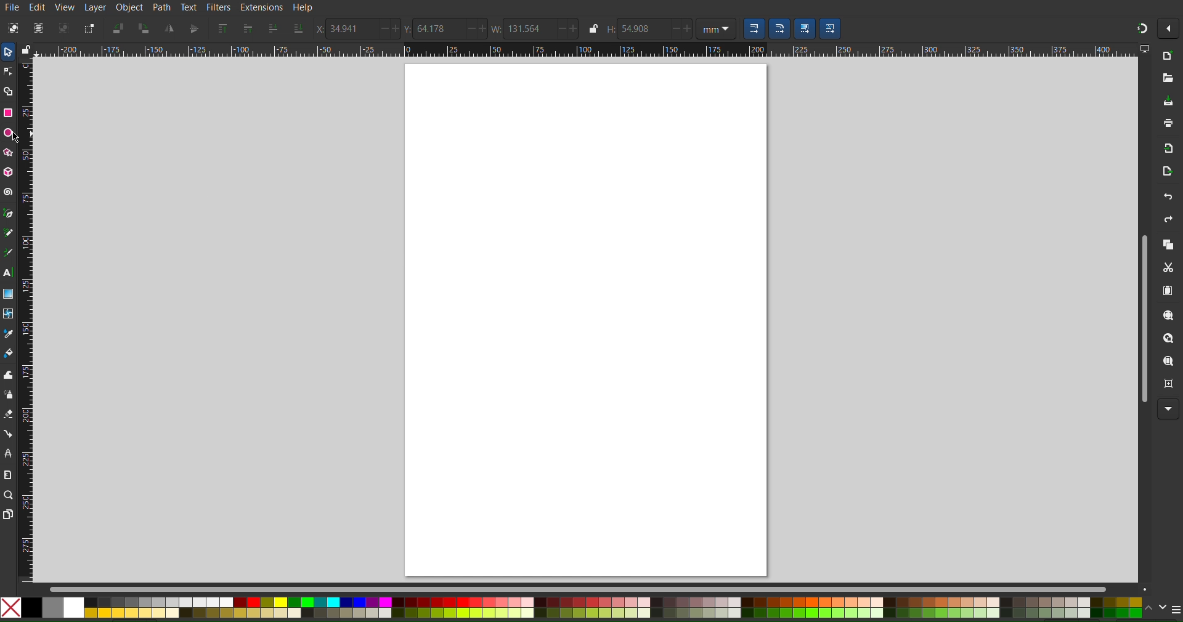 The image size is (1183, 622). I want to click on Save, so click(1168, 99).